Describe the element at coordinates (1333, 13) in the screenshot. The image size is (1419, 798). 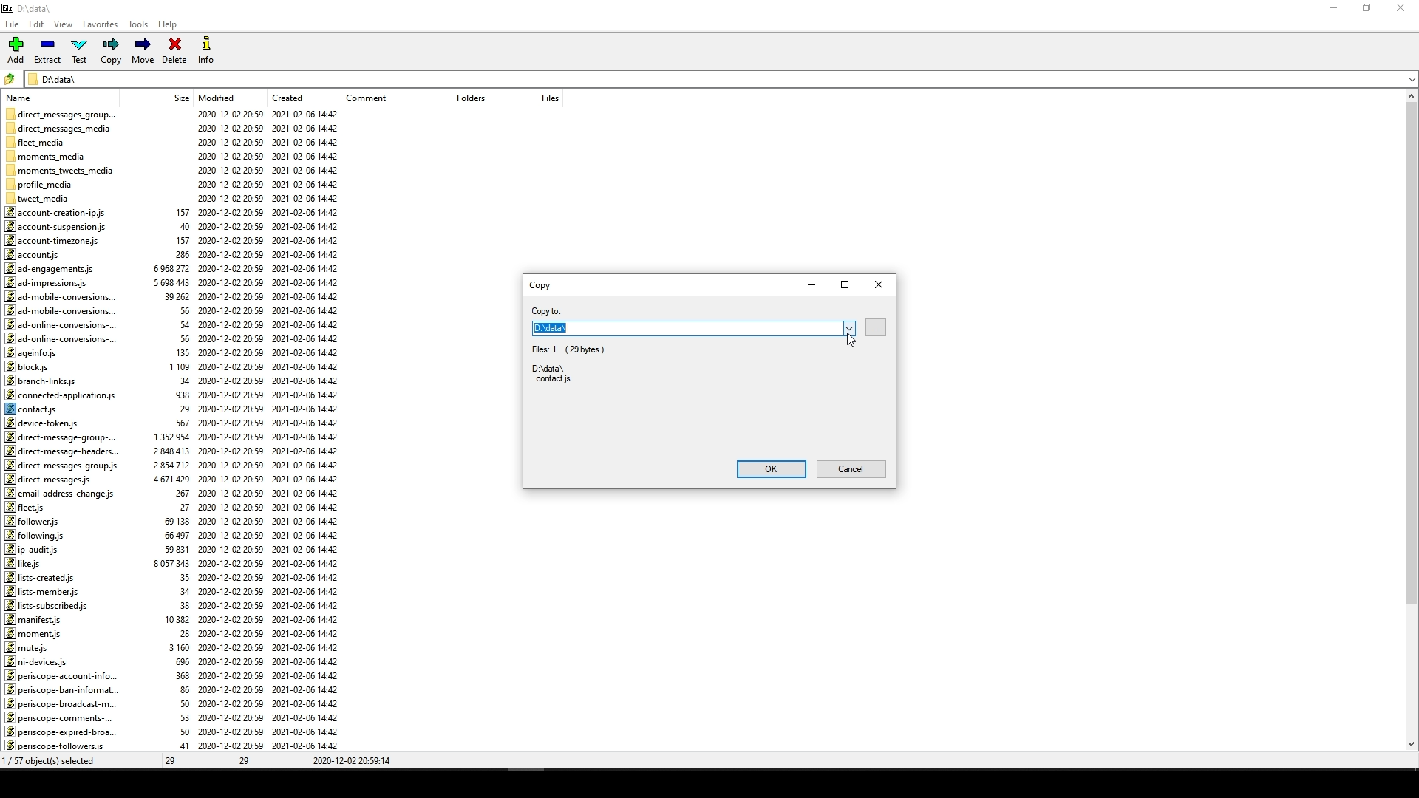
I see `minimize` at that location.